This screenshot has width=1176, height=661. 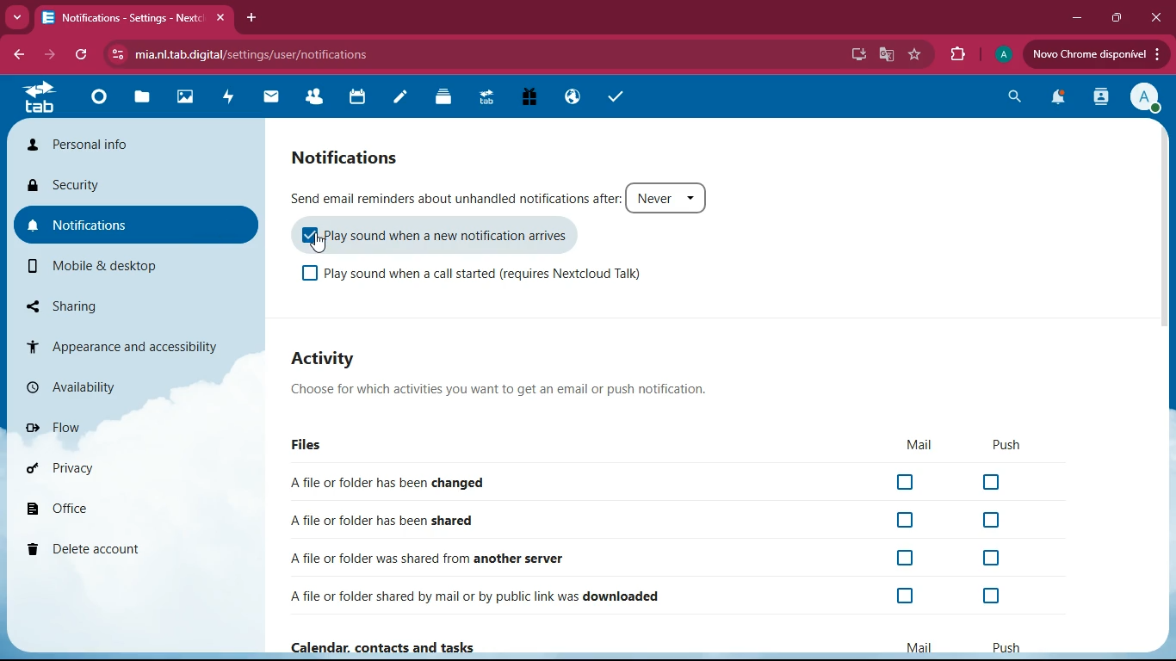 What do you see at coordinates (147, 96) in the screenshot?
I see `files` at bounding box center [147, 96].